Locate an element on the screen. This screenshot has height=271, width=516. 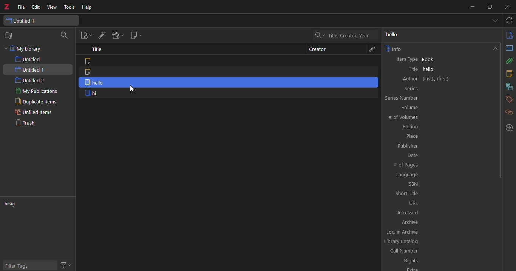
maximize is located at coordinates (490, 8).